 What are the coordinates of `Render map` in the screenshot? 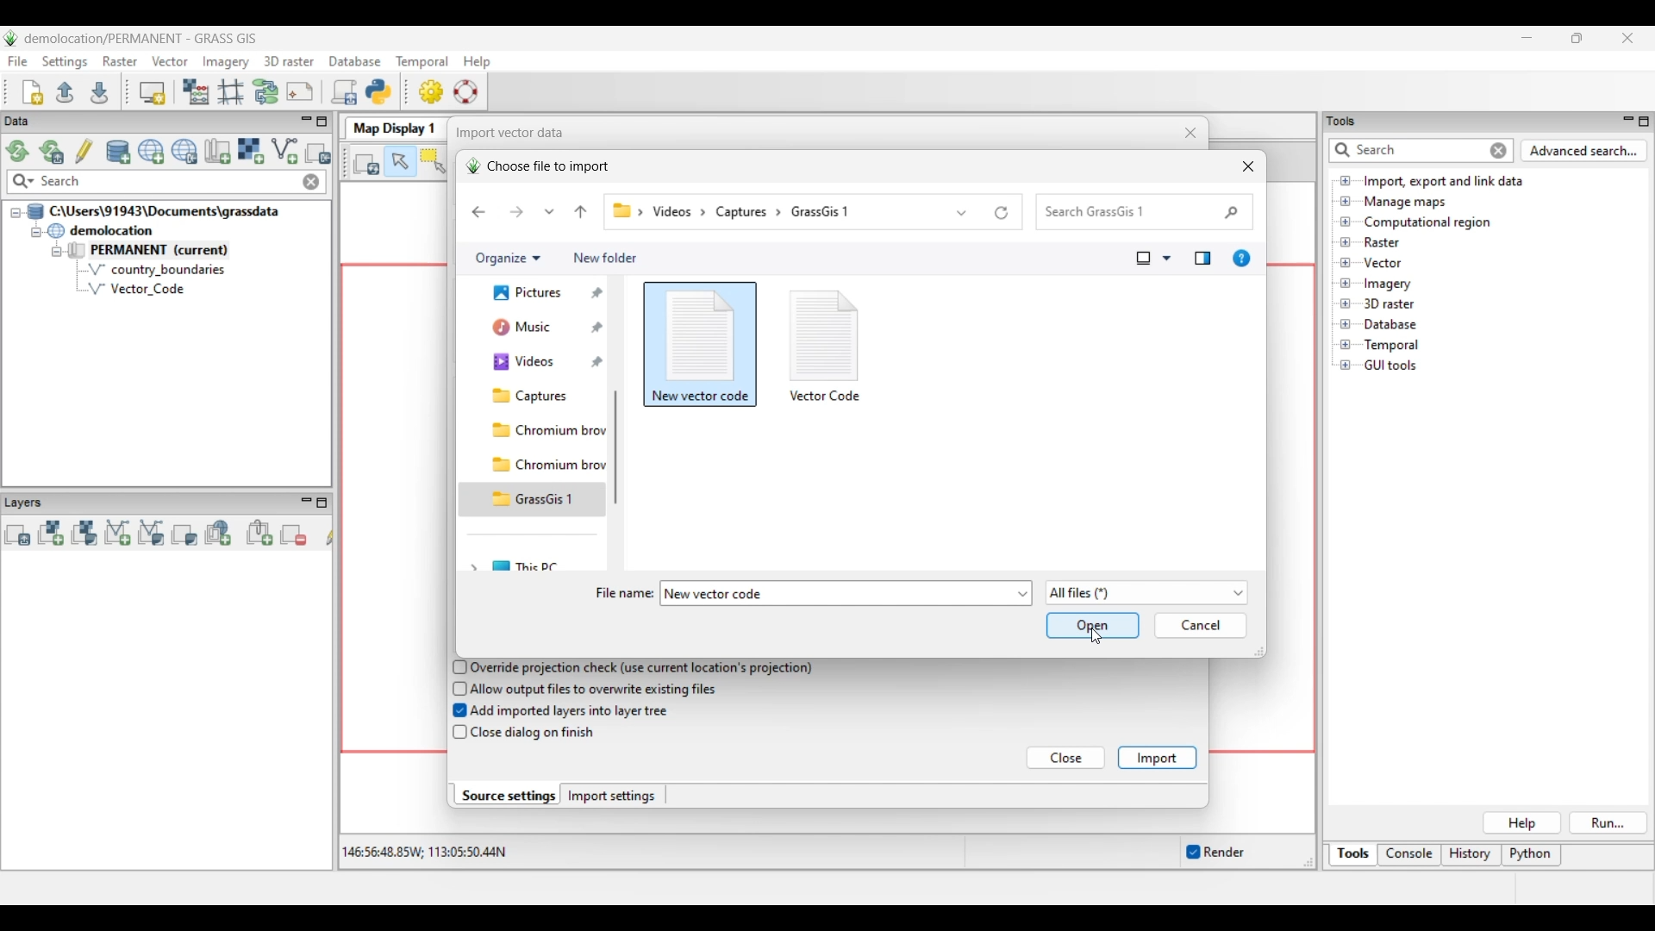 It's located at (367, 163).